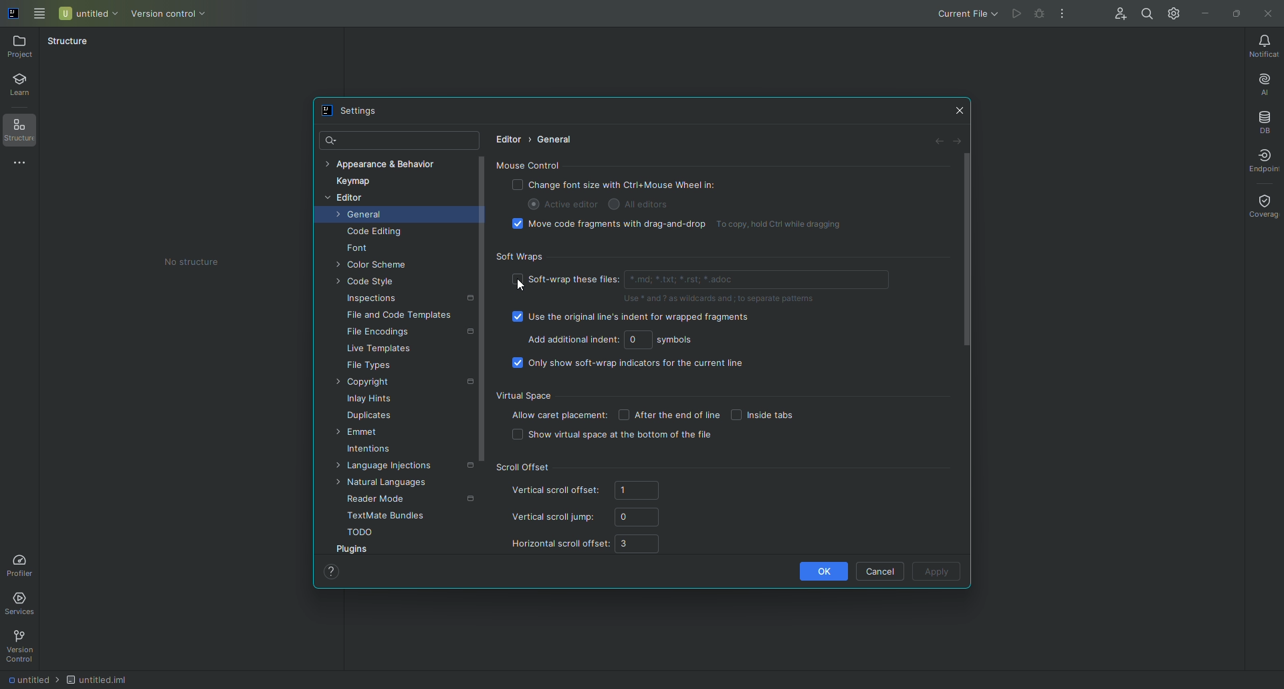 This screenshot has width=1284, height=689. Describe the element at coordinates (372, 299) in the screenshot. I see `Inspections` at that location.